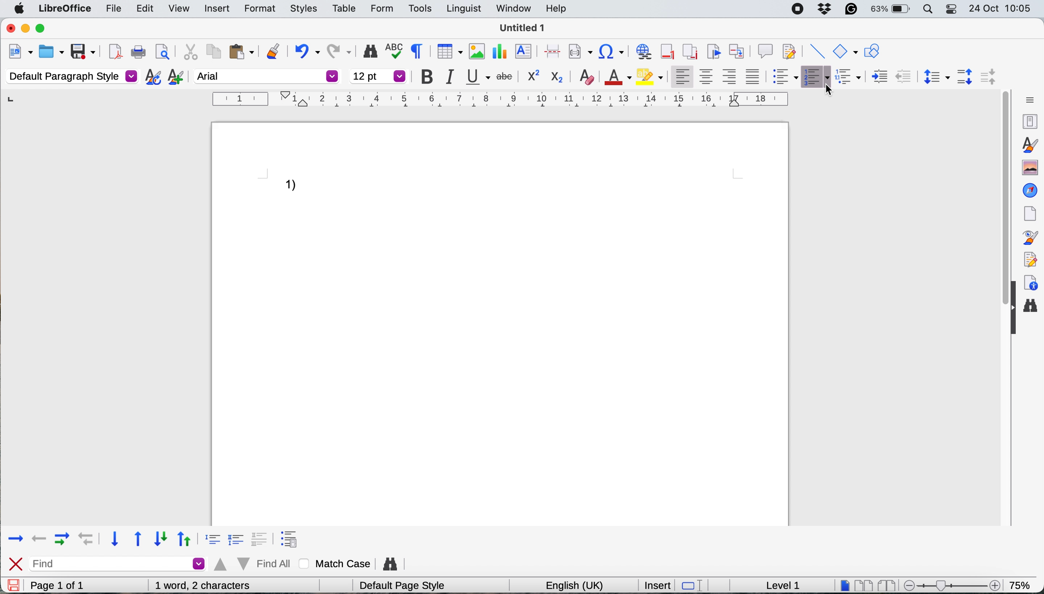  What do you see at coordinates (1027, 237) in the screenshot?
I see `style inspector` at bounding box center [1027, 237].